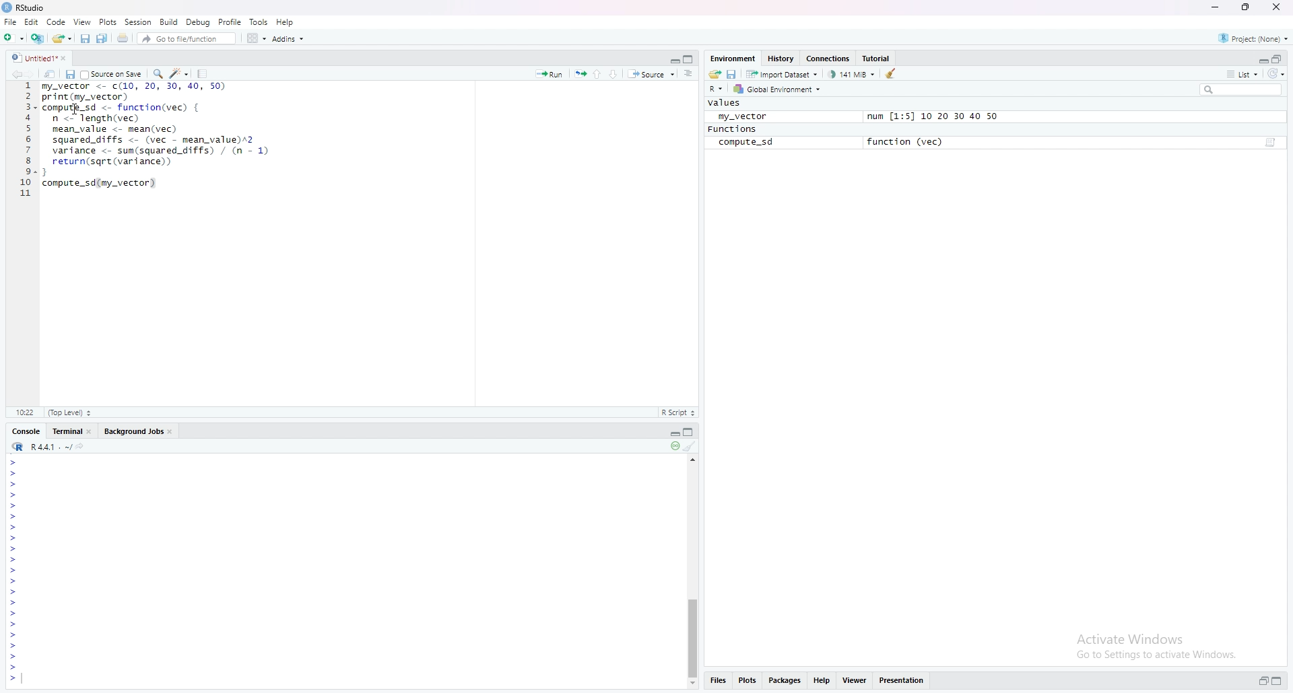 This screenshot has width=1293, height=693. Describe the element at coordinates (549, 73) in the screenshot. I see `Run the current line or selection ( Ctrl + Enter)` at that location.